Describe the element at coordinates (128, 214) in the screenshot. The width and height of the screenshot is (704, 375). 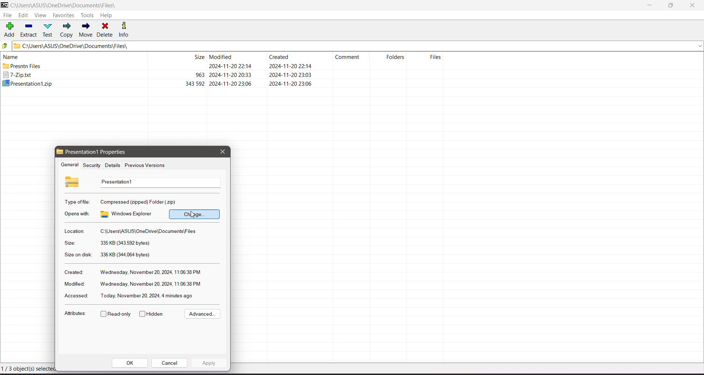
I see `Current program/app to pen the selected .zip file` at that location.